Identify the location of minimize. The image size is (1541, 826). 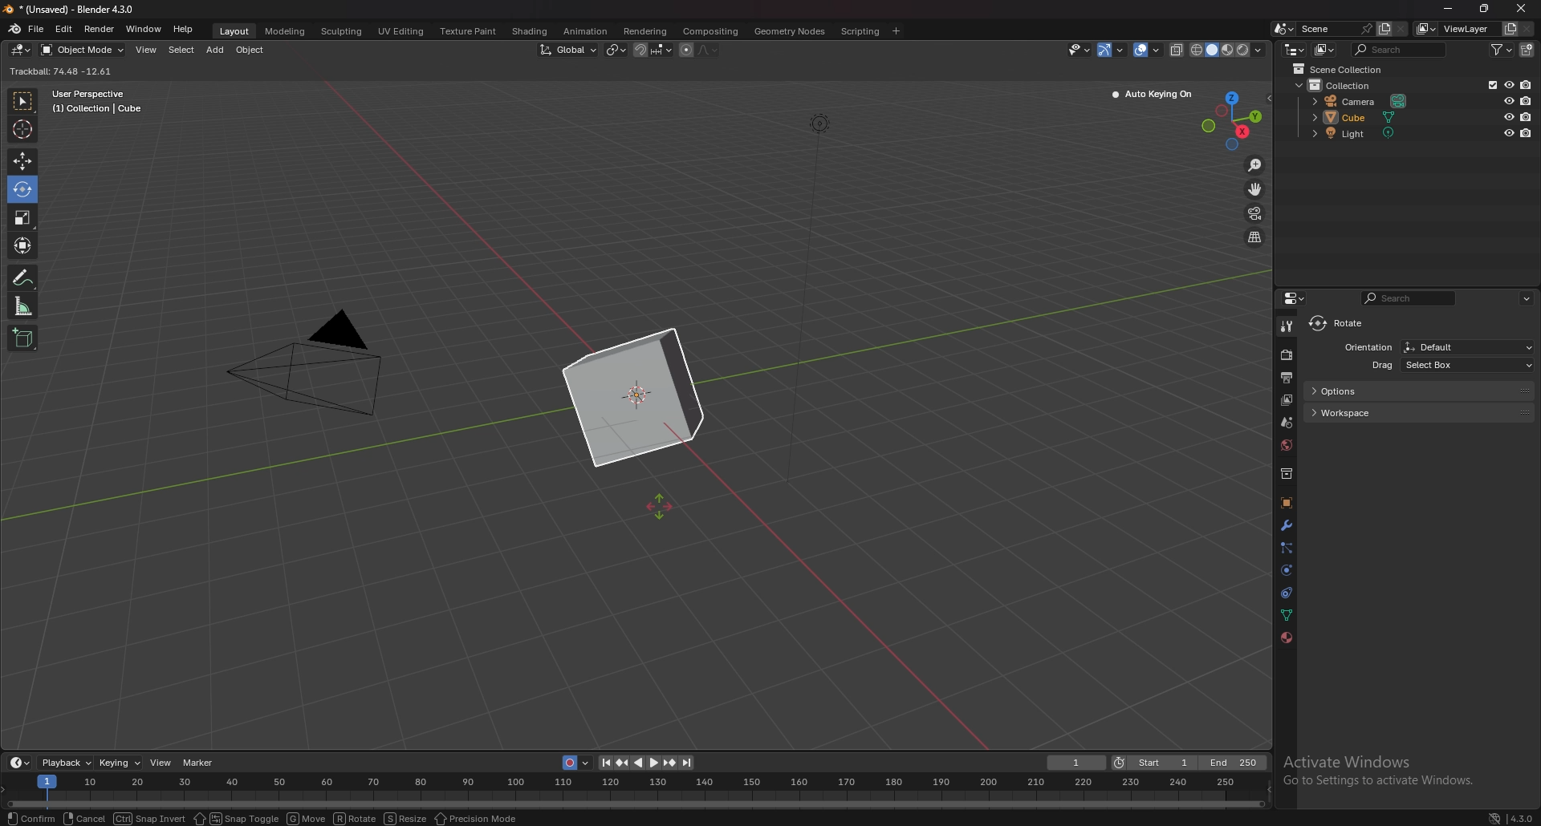
(1448, 7).